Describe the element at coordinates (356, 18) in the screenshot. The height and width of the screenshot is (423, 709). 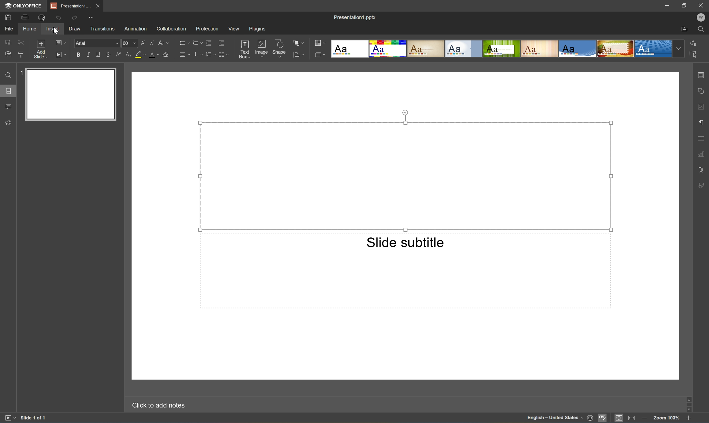
I see `Presentation1.pptx` at that location.